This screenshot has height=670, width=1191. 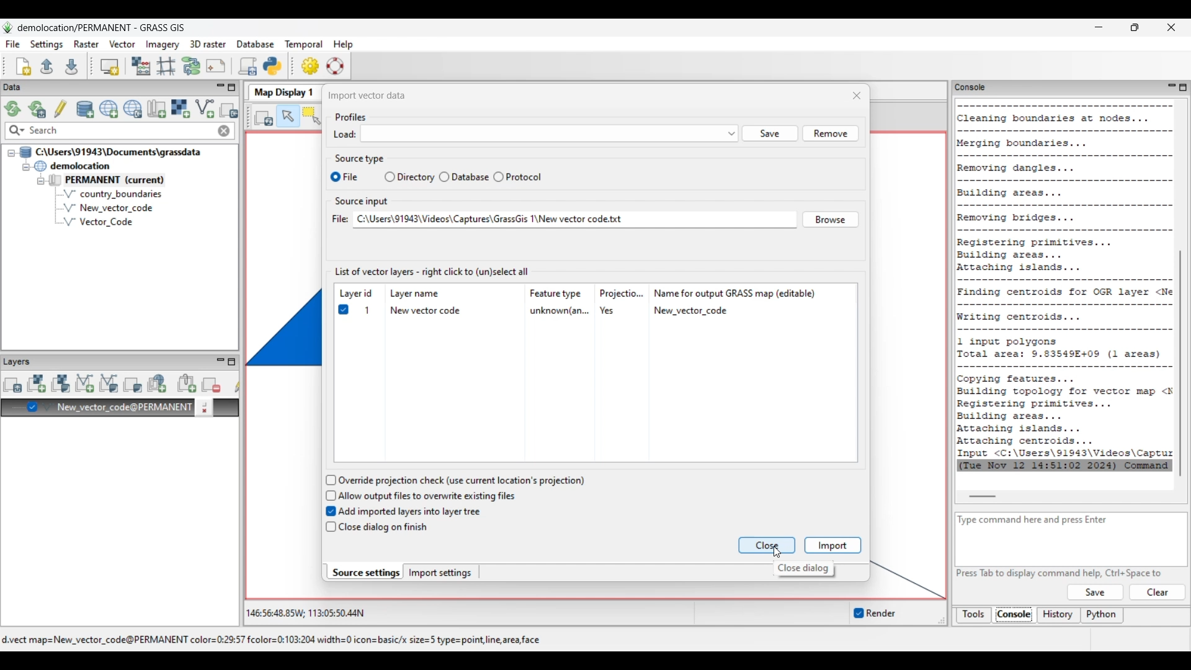 What do you see at coordinates (86, 110) in the screenshot?
I see `Add existing or create new database` at bounding box center [86, 110].